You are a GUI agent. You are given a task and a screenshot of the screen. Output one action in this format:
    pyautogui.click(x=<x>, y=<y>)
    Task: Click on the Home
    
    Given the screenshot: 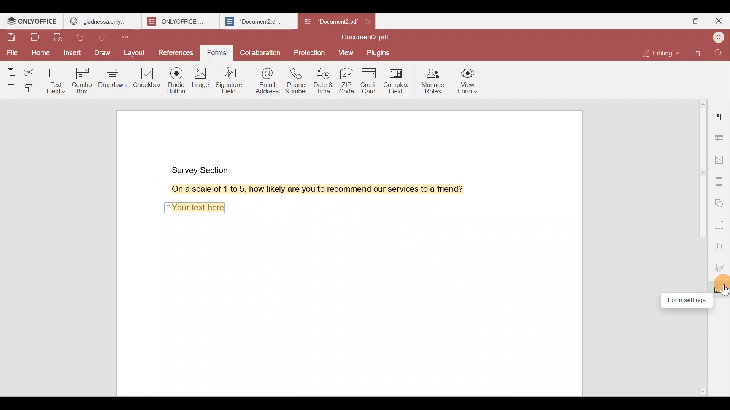 What is the action you would take?
    pyautogui.click(x=39, y=54)
    